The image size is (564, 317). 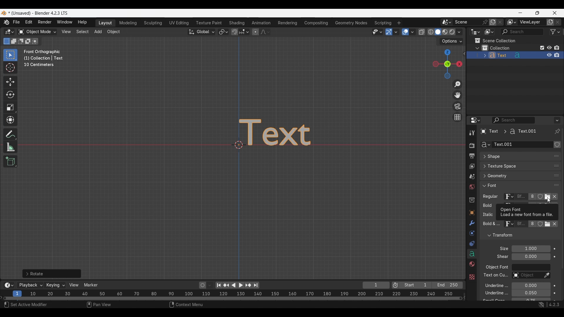 I want to click on pan view, so click(x=106, y=305).